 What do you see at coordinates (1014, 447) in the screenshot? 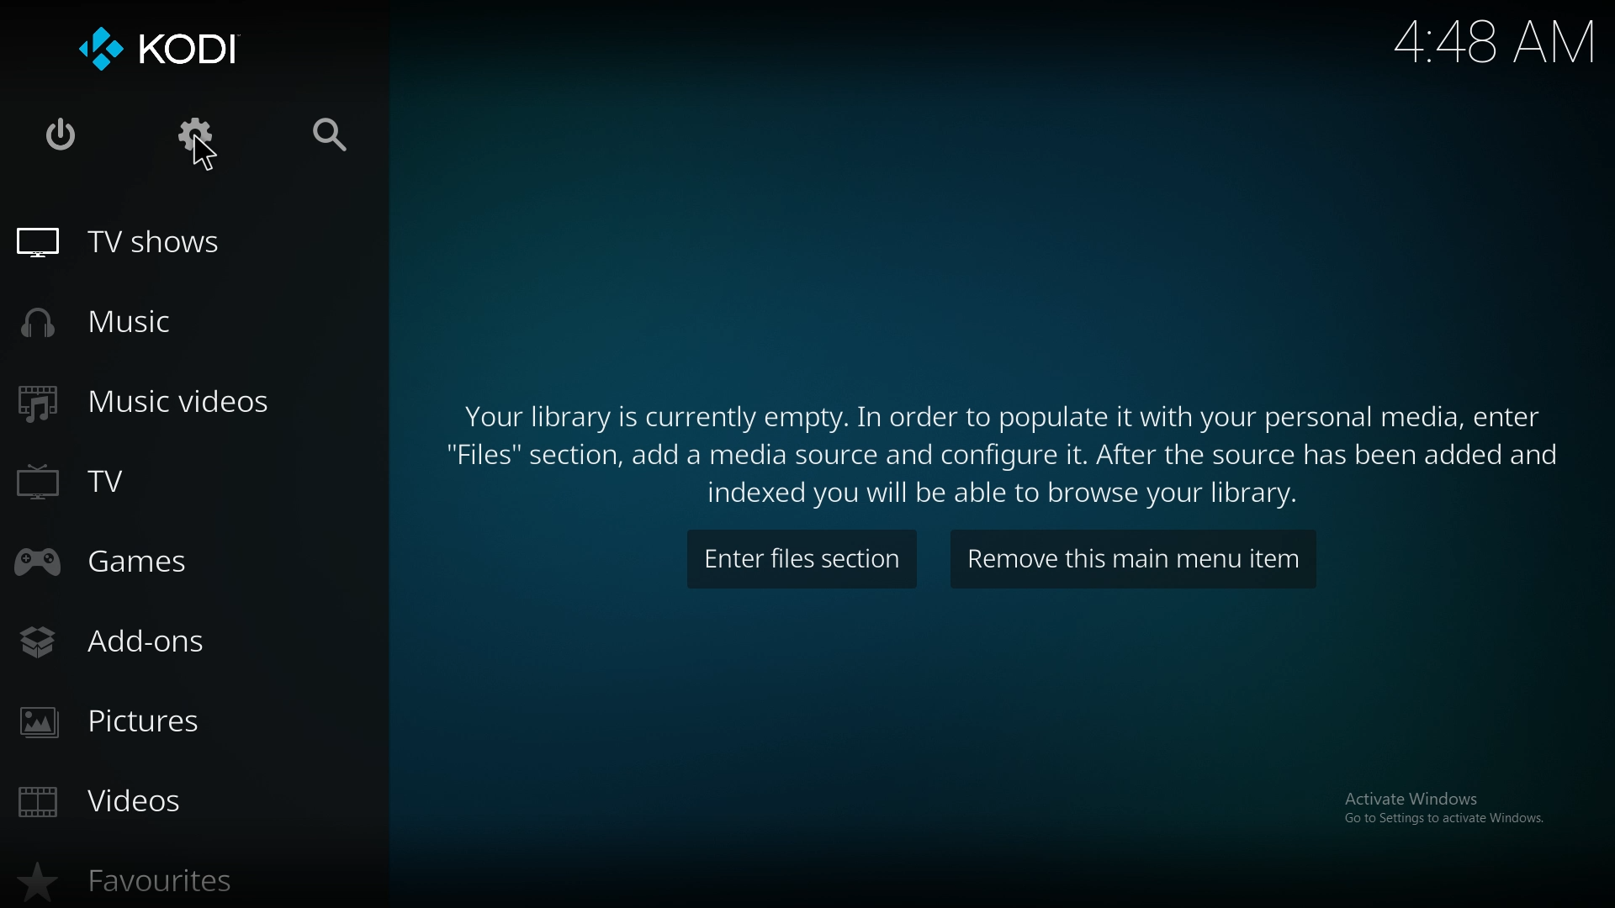
I see `info` at bounding box center [1014, 447].